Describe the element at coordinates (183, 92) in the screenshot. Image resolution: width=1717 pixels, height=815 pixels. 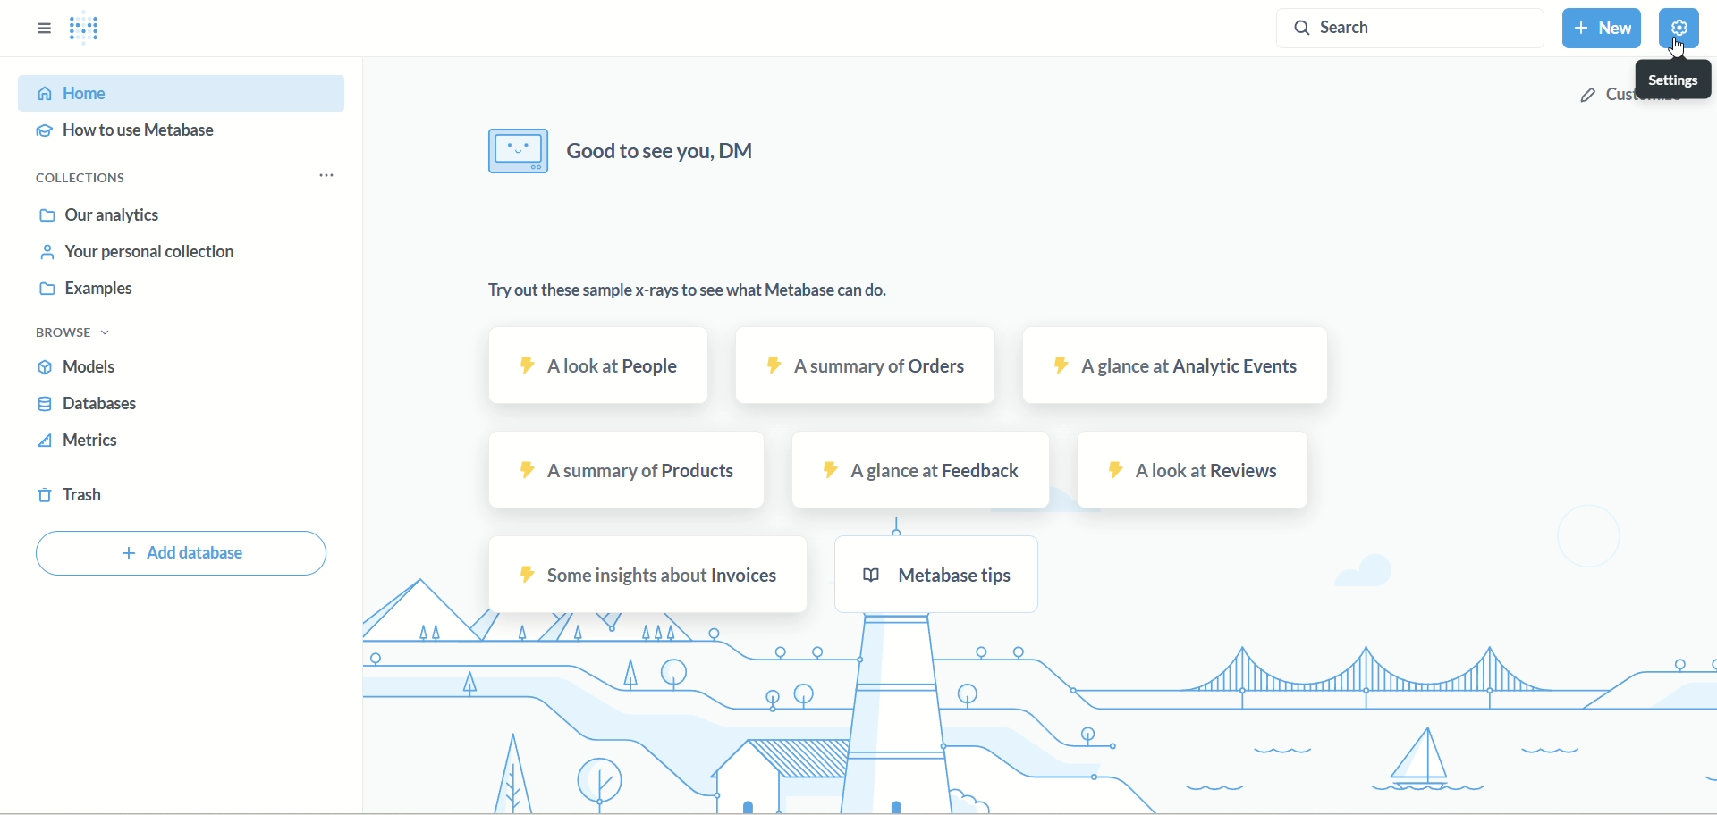
I see `home` at that location.